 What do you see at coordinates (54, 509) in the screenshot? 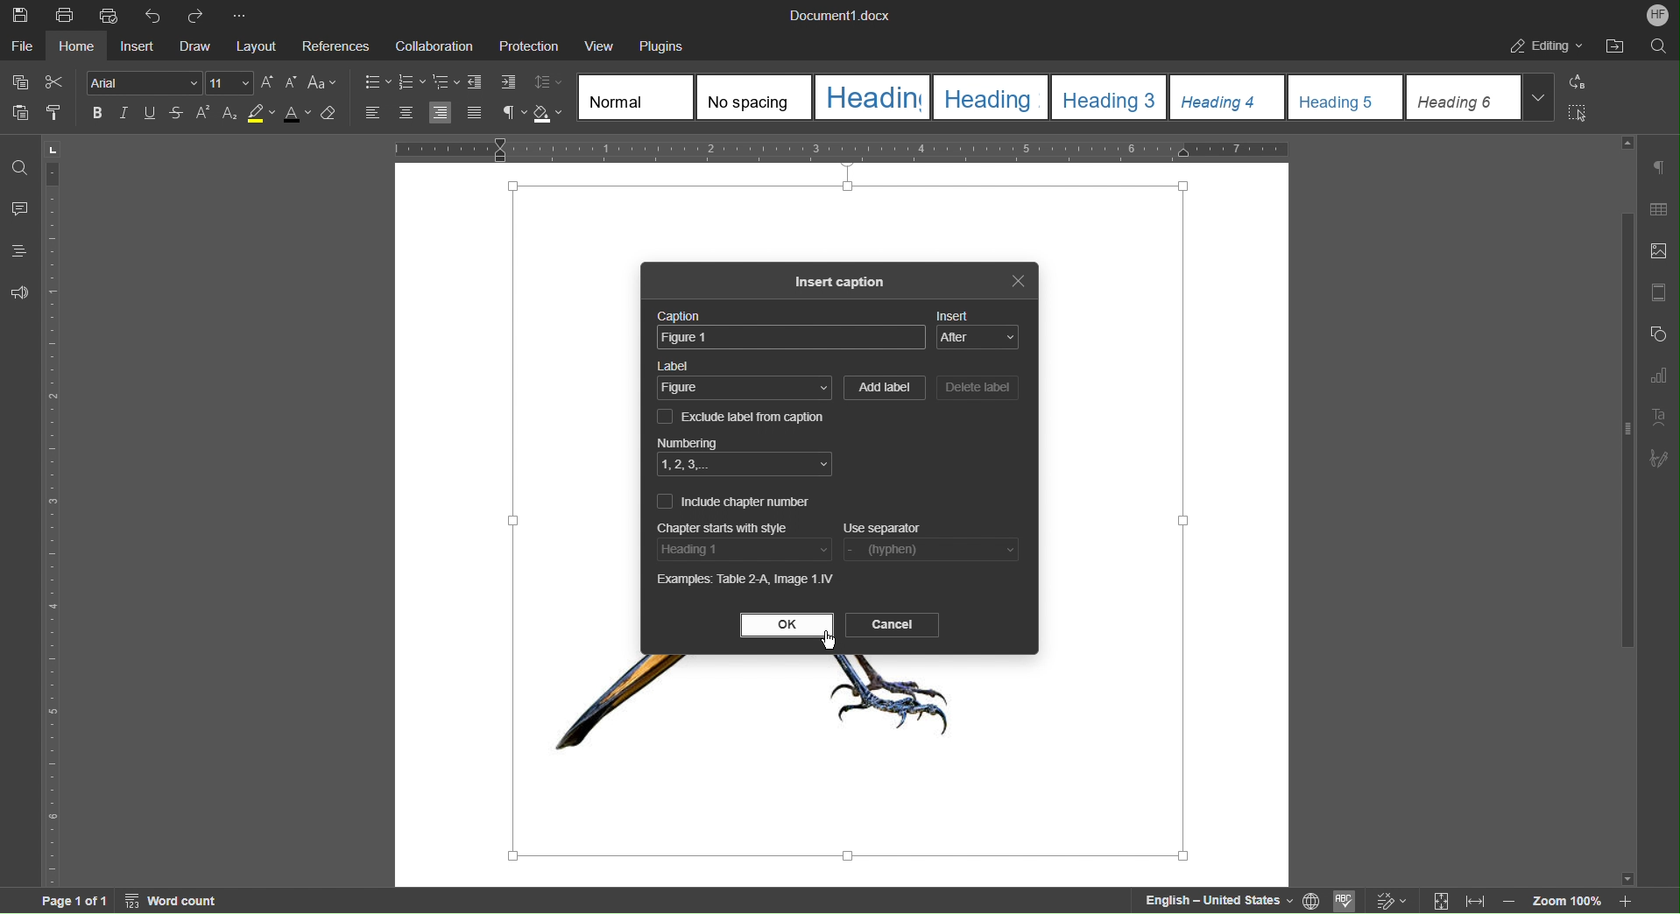
I see `Vertical Ruler` at bounding box center [54, 509].